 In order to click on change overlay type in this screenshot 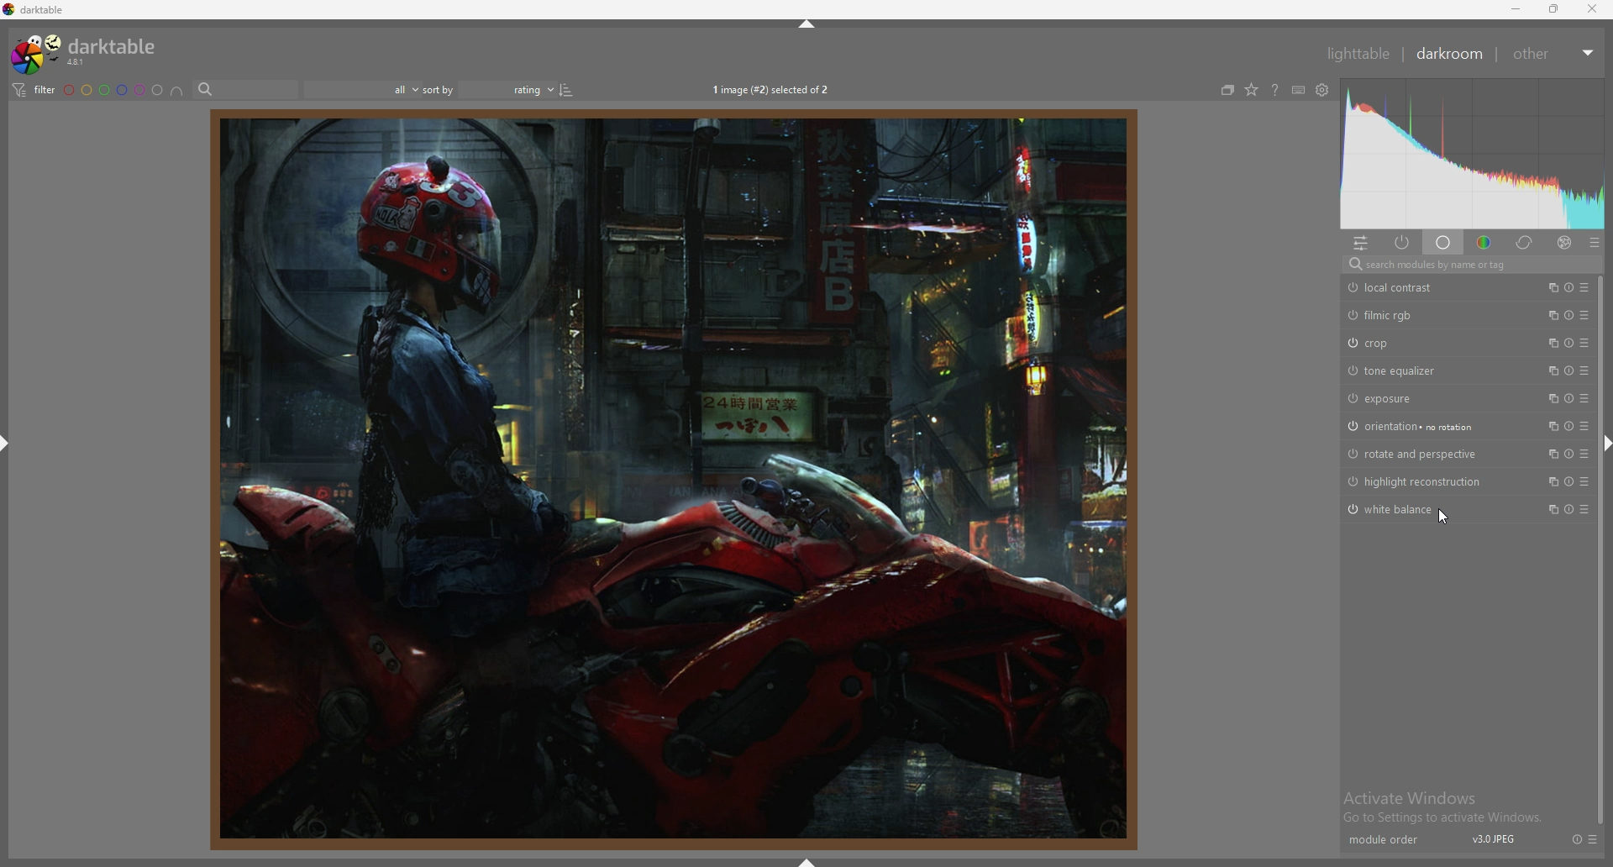, I will do `click(1251, 91)`.